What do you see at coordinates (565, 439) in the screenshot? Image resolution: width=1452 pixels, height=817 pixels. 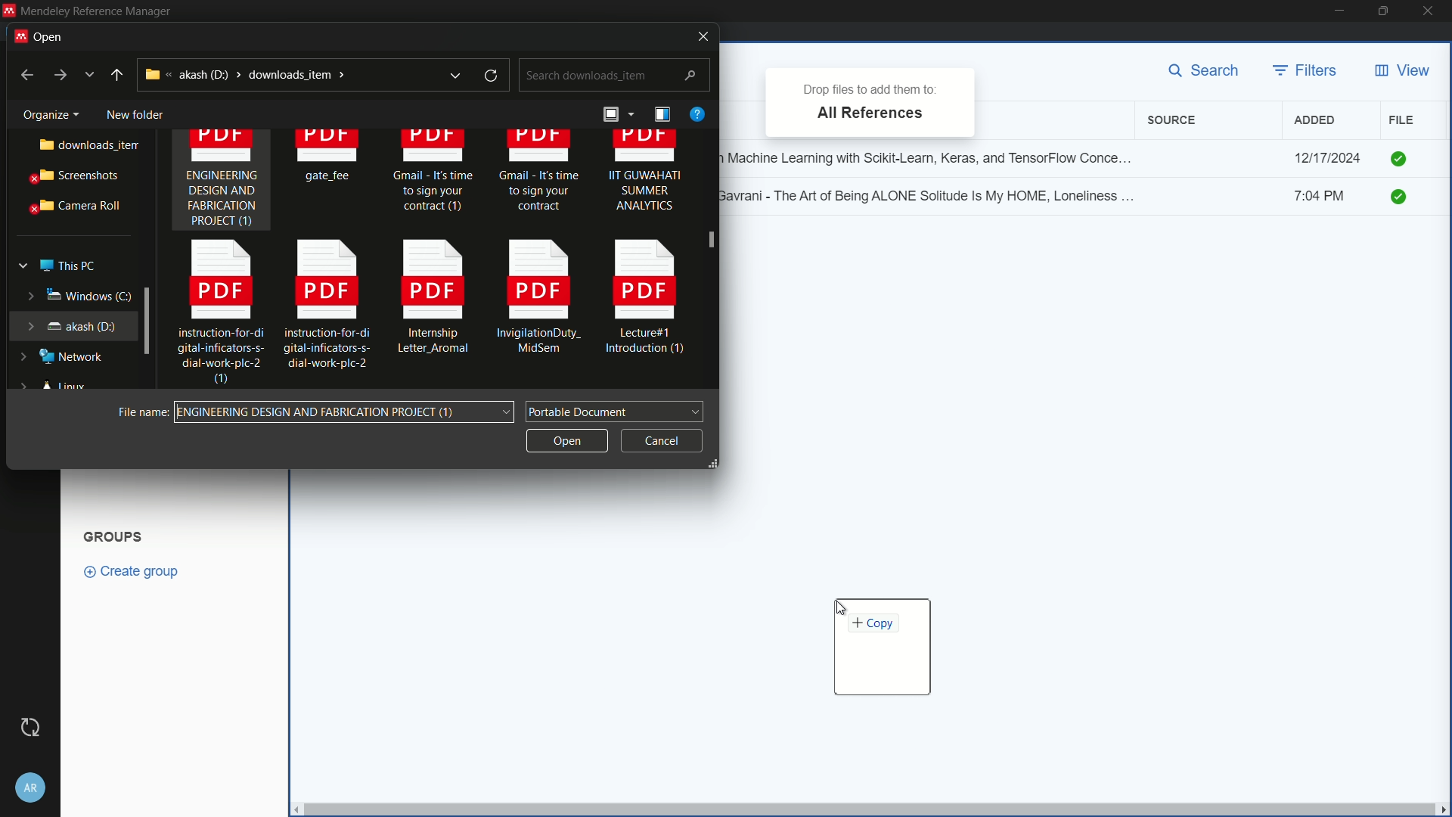 I see `open` at bounding box center [565, 439].